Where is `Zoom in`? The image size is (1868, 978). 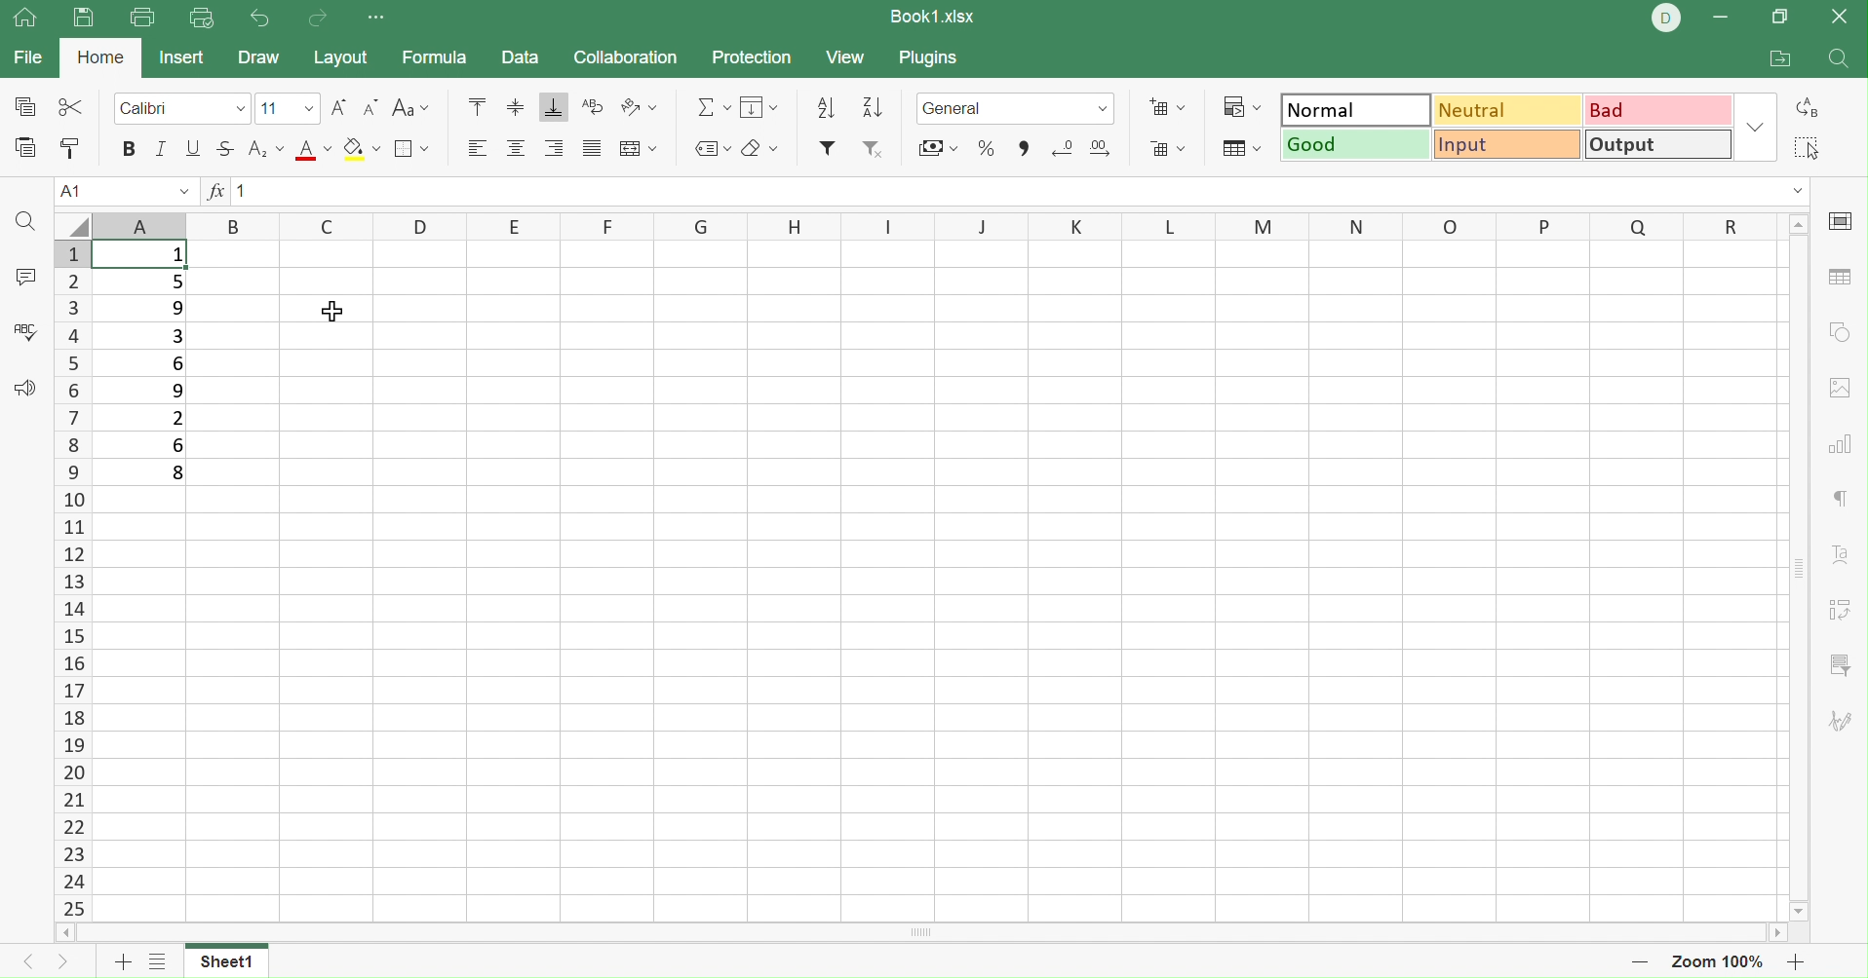 Zoom in is located at coordinates (1802, 962).